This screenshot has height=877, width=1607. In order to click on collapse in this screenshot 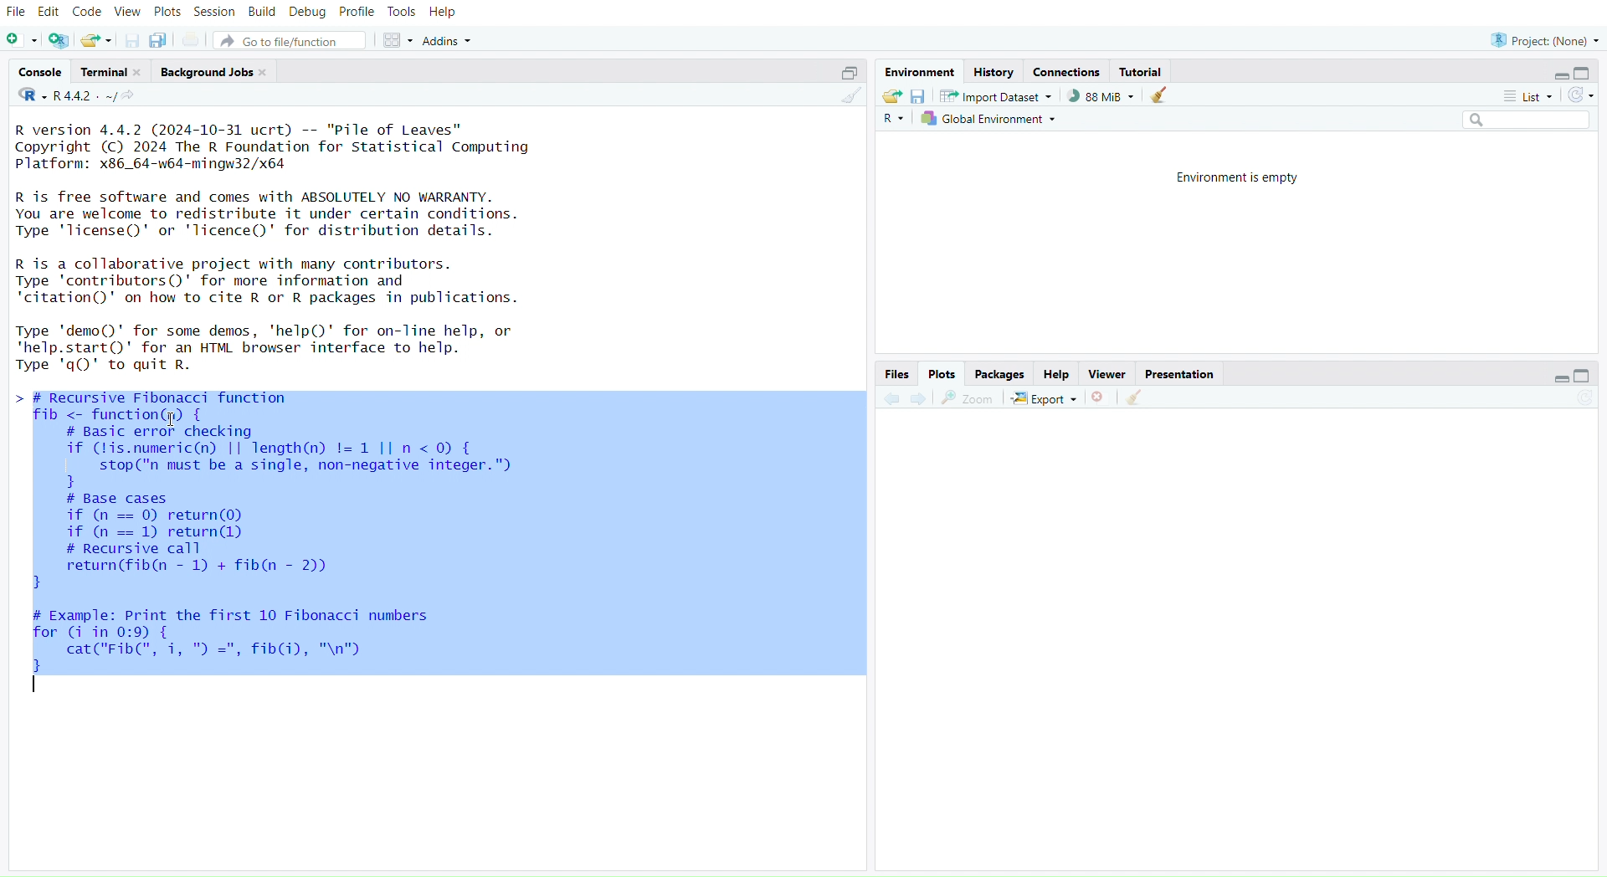, I will do `click(1586, 73)`.